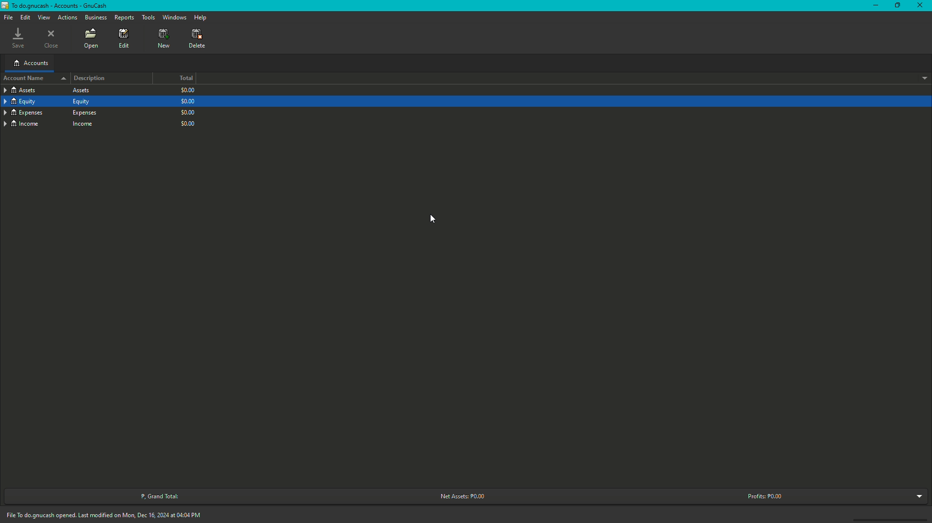 This screenshot has height=523, width=932. I want to click on Grand Total, so click(157, 496).